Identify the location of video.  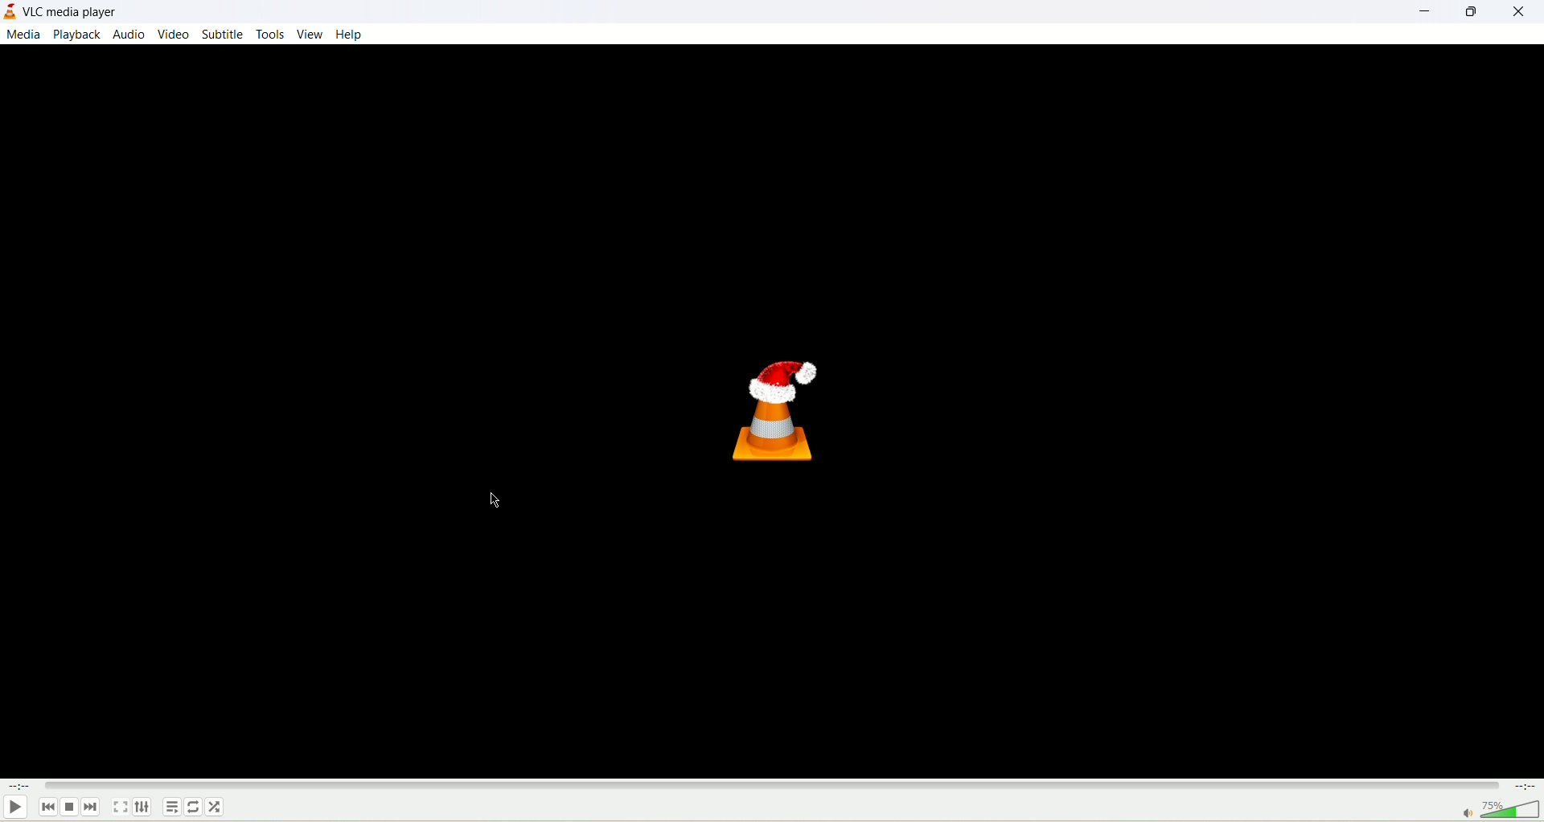
(174, 34).